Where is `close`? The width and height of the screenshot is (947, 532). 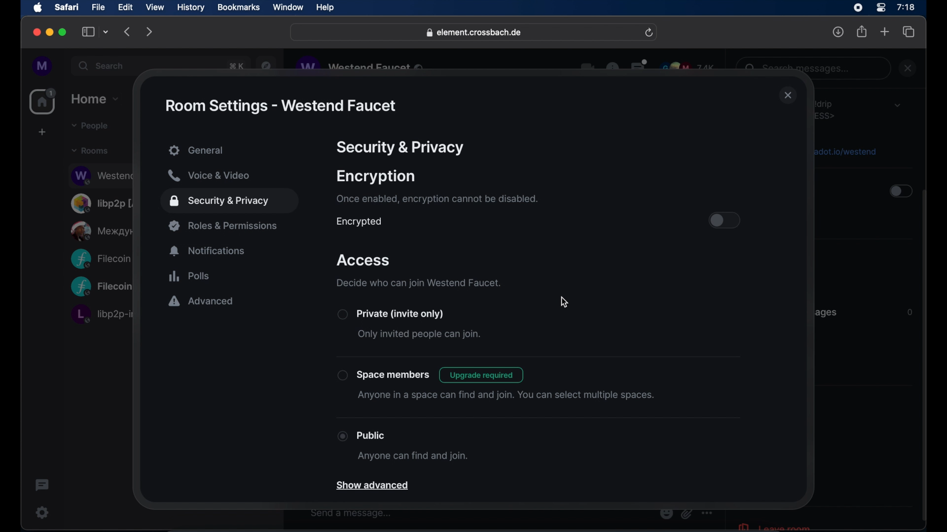 close is located at coordinates (788, 96).